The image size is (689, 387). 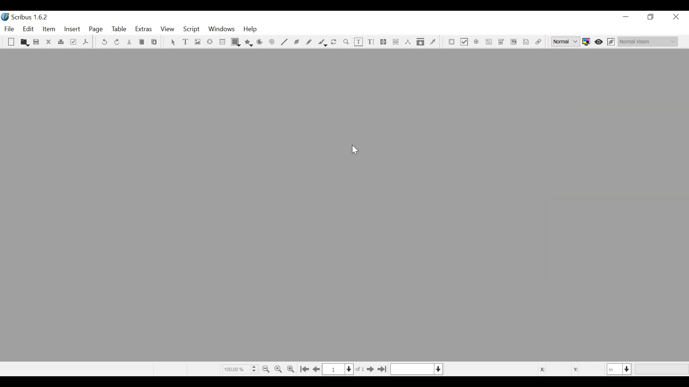 I want to click on Edit, so click(x=29, y=29).